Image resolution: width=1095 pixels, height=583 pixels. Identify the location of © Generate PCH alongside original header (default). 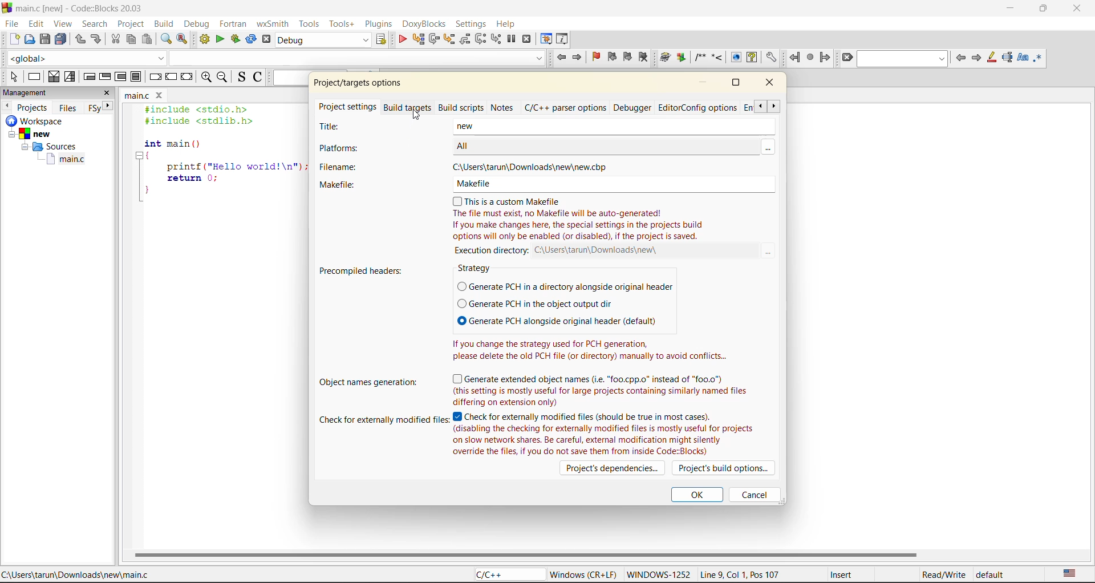
(559, 321).